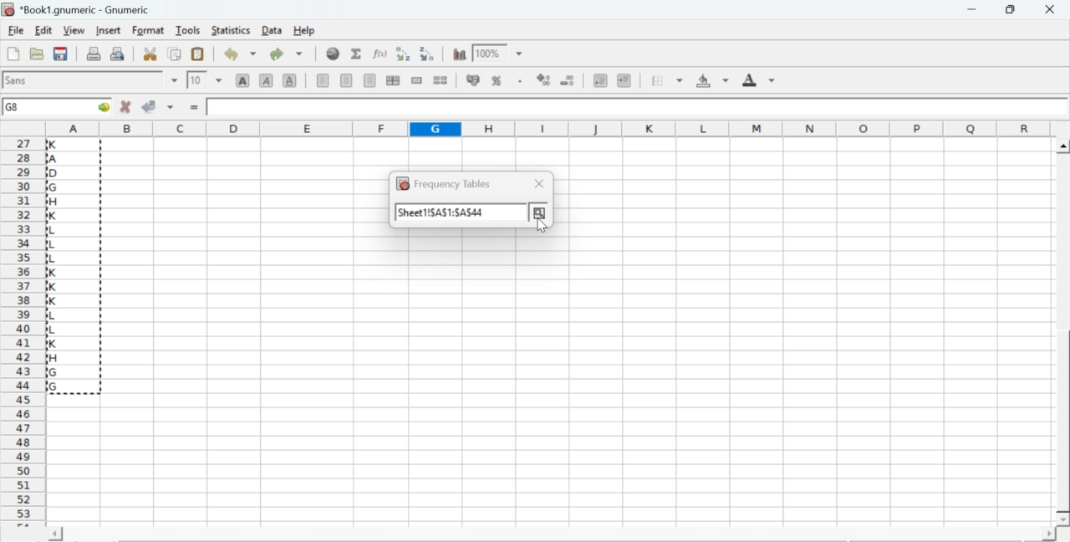  What do you see at coordinates (196, 80) in the screenshot?
I see `10` at bounding box center [196, 80].